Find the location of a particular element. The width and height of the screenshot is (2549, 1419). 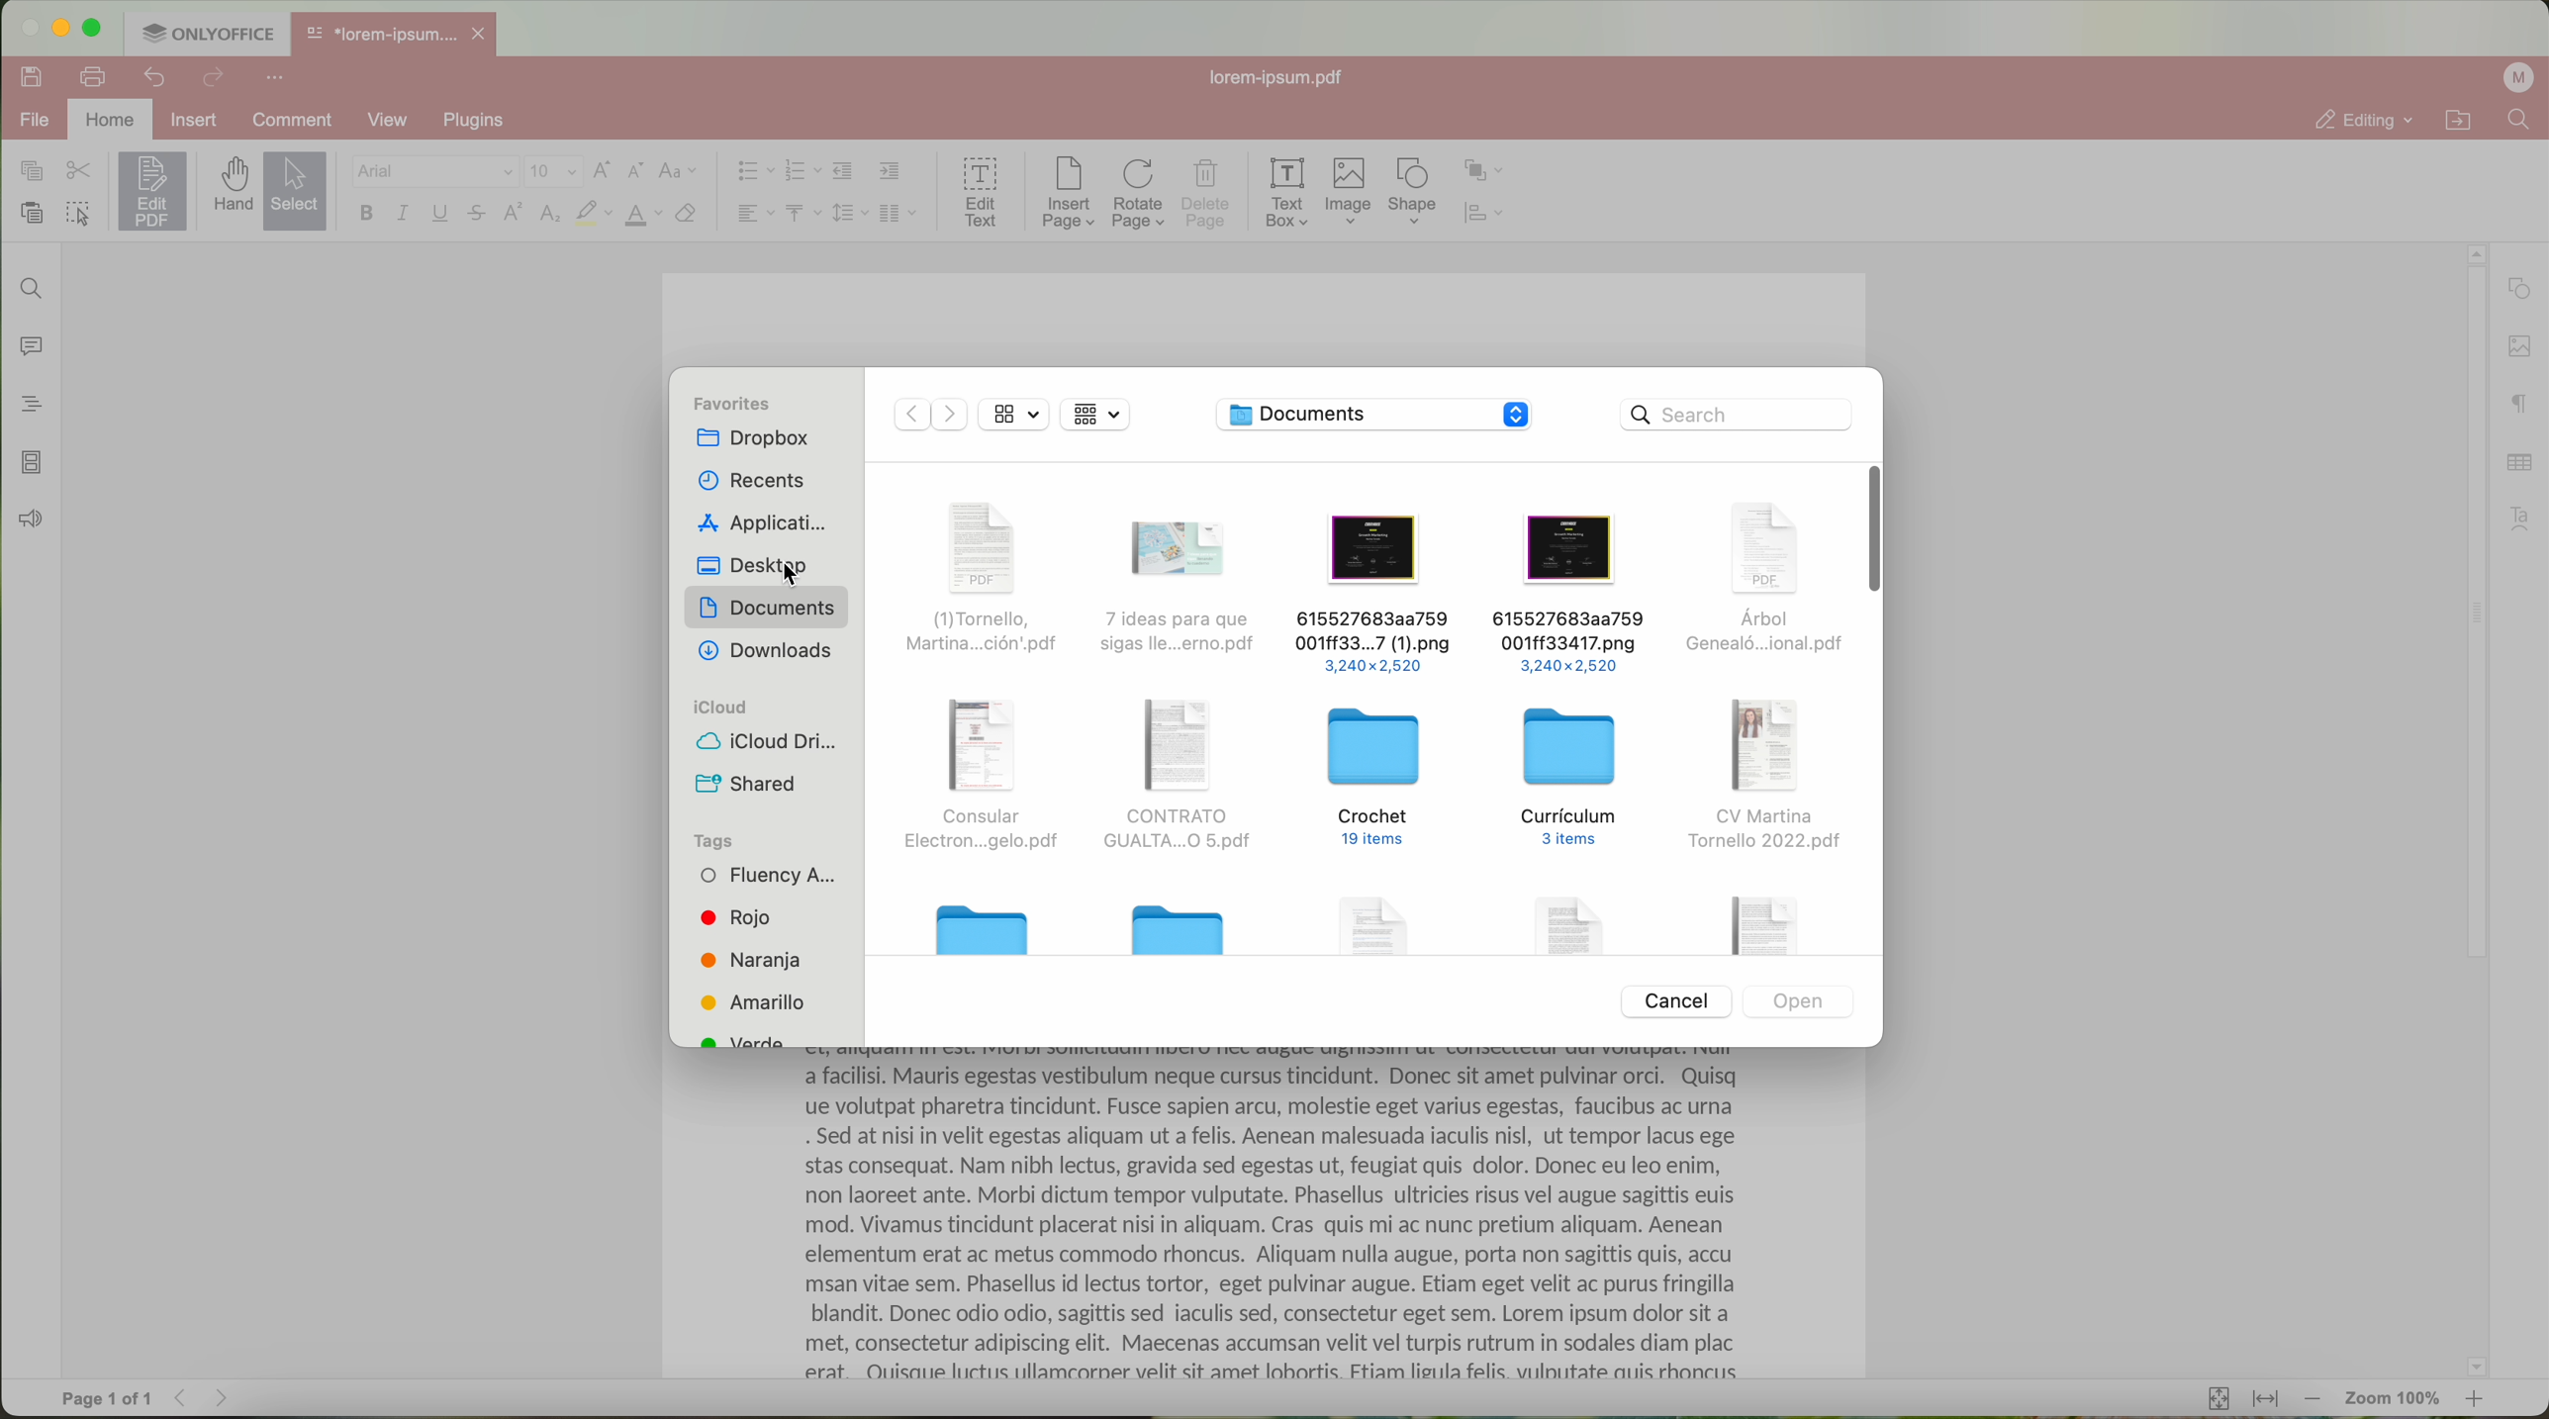

strikeout is located at coordinates (478, 215).